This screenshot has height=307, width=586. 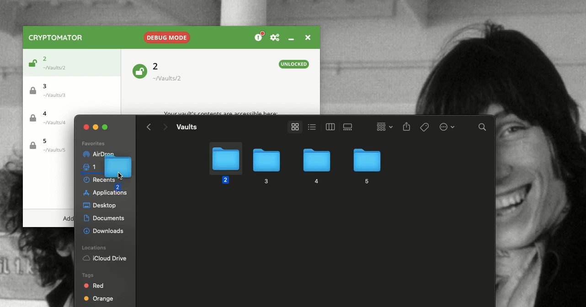 I want to click on Downloads, so click(x=105, y=230).